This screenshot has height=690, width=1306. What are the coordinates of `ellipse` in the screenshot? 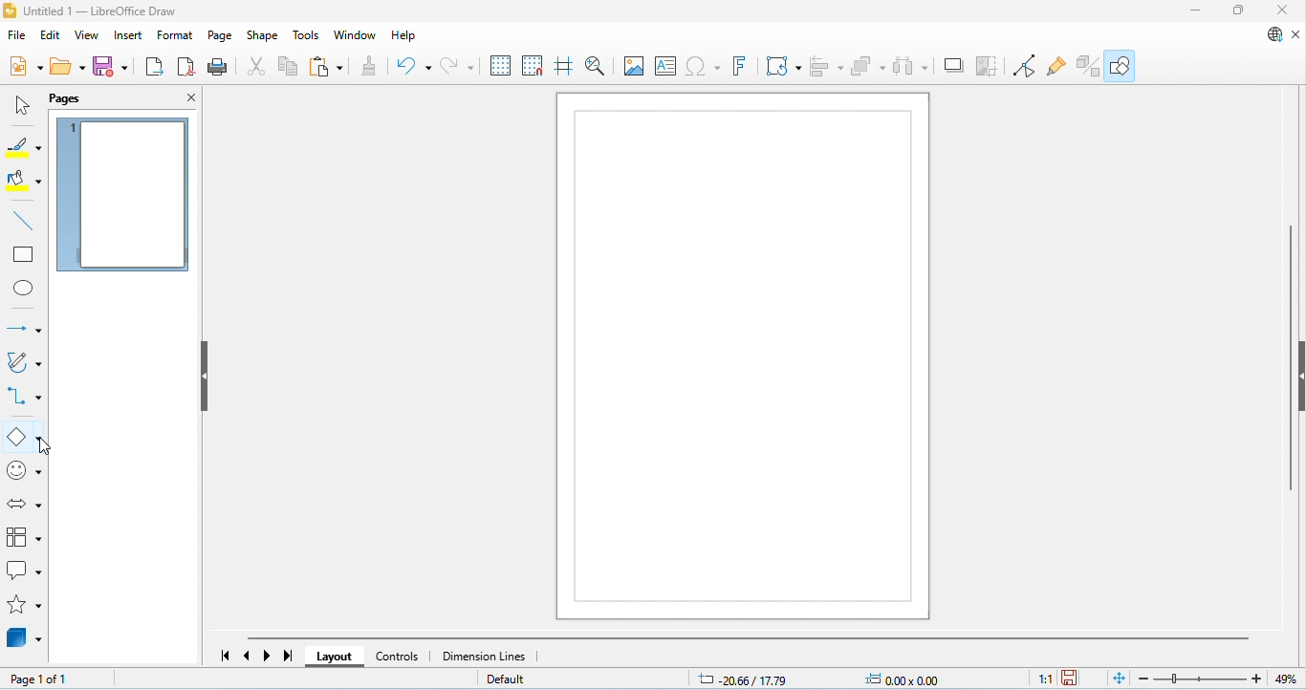 It's located at (24, 288).